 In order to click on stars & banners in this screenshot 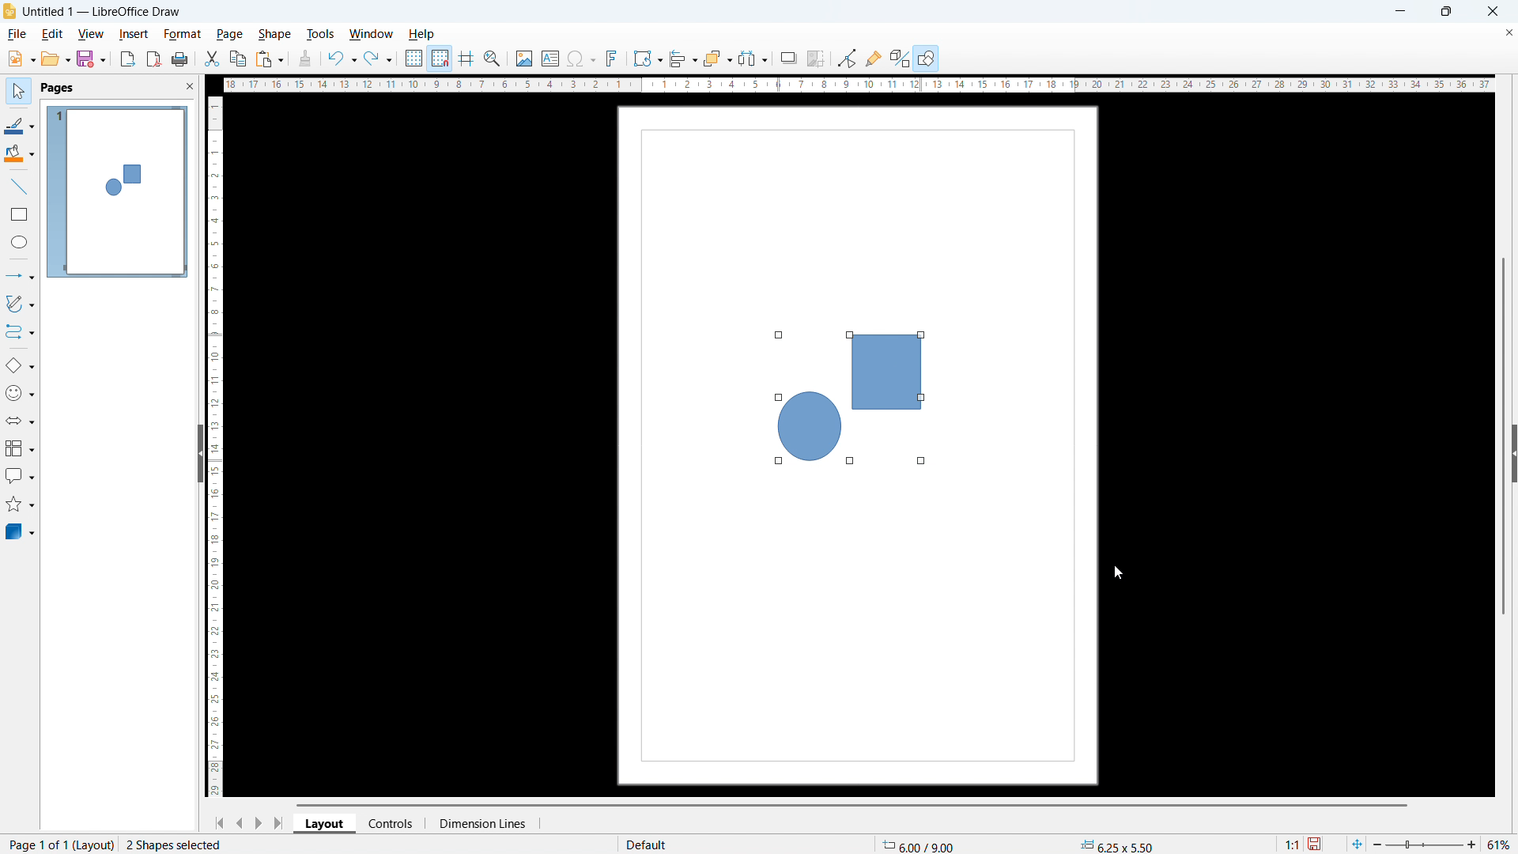, I will do `click(21, 505)`.